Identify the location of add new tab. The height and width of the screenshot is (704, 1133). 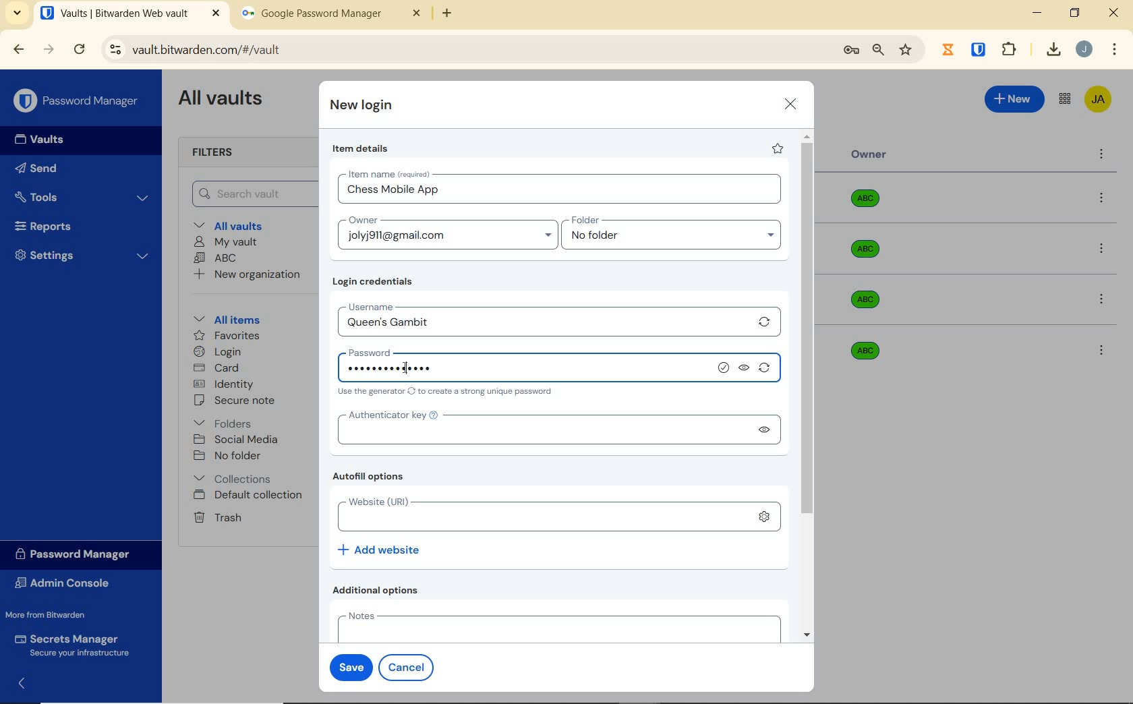
(457, 17).